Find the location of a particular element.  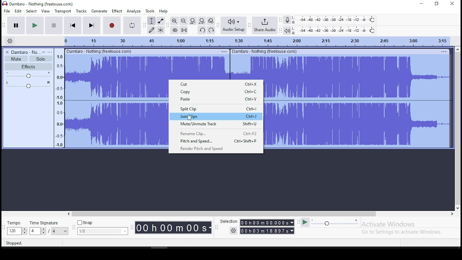

tools is located at coordinates (149, 11).